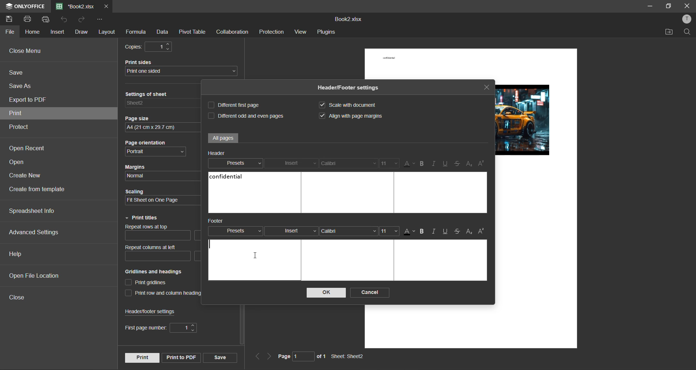  I want to click on presets, so click(237, 231).